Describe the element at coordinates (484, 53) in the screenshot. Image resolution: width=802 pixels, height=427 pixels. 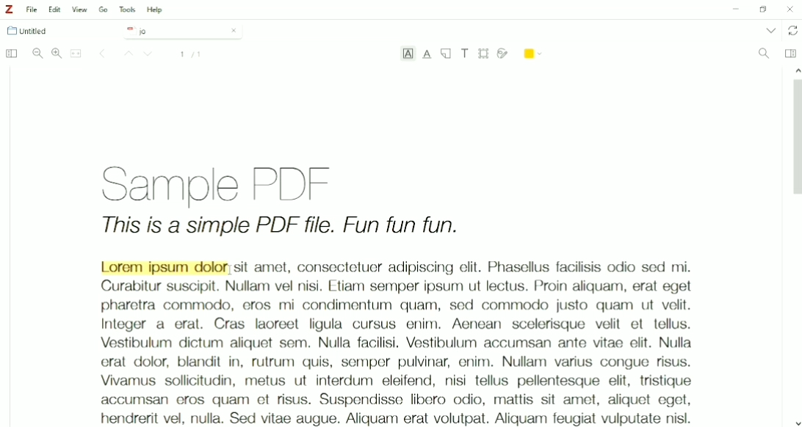
I see `Select Area` at that location.